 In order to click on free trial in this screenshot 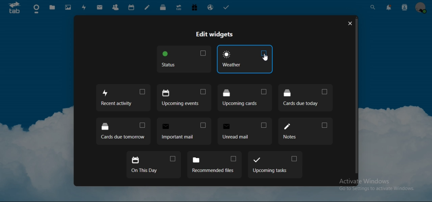, I will do `click(195, 7)`.